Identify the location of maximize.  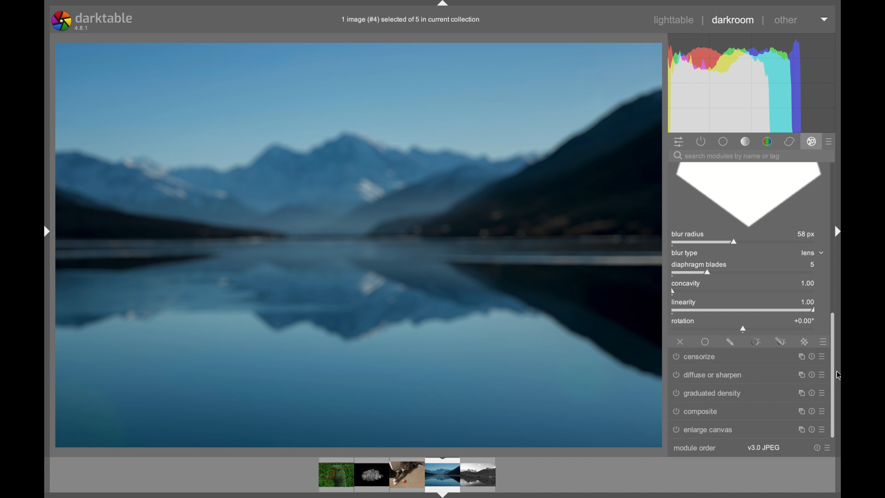
(798, 391).